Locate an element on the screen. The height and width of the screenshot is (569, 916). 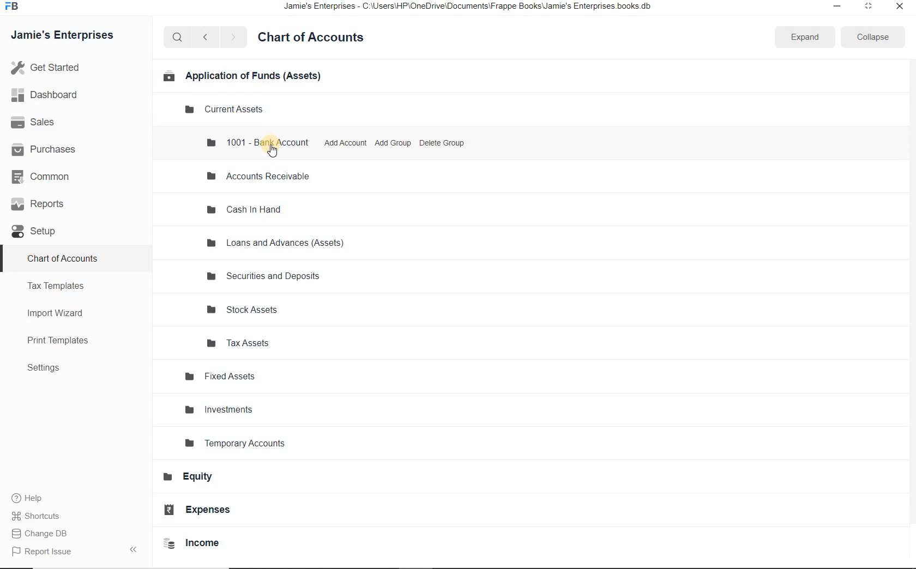
Securities and Deposits is located at coordinates (265, 276).